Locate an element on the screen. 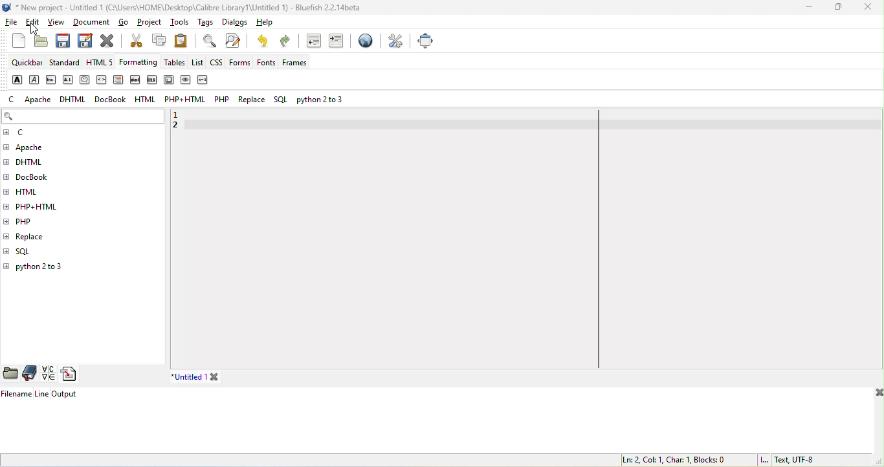 Image resolution: width=884 pixels, height=467 pixels. replace is located at coordinates (51, 235).